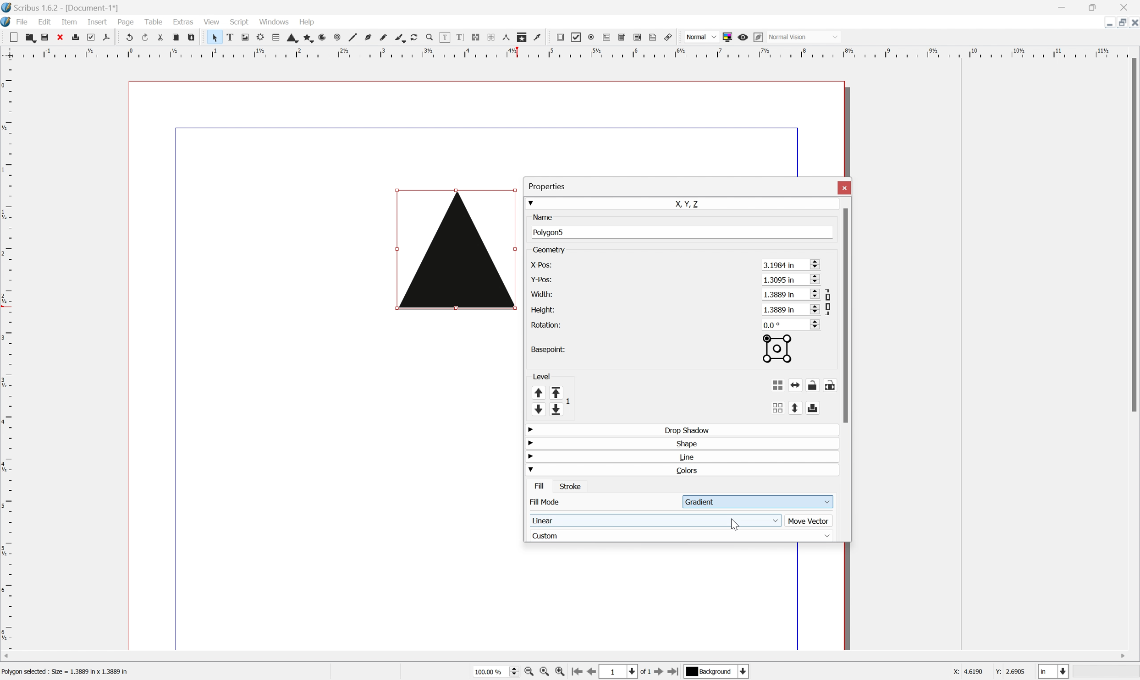 Image resolution: width=1140 pixels, height=680 pixels. Describe the element at coordinates (1133, 235) in the screenshot. I see `Scroll Bar` at that location.